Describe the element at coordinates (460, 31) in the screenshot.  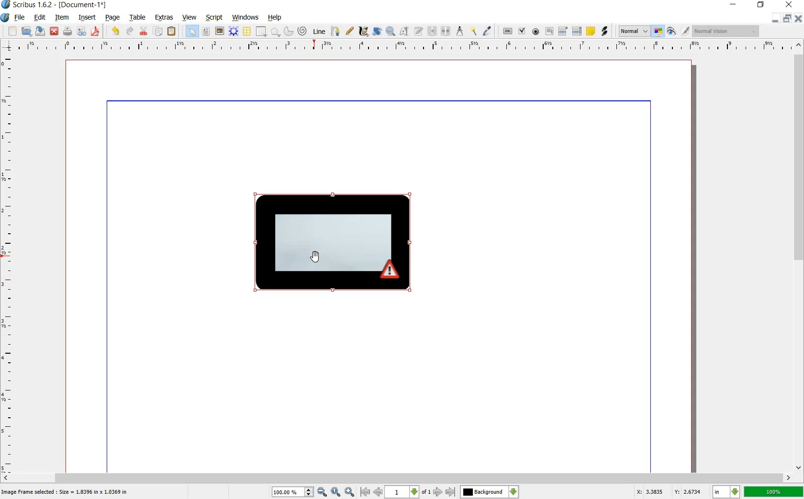
I see `measurements` at that location.